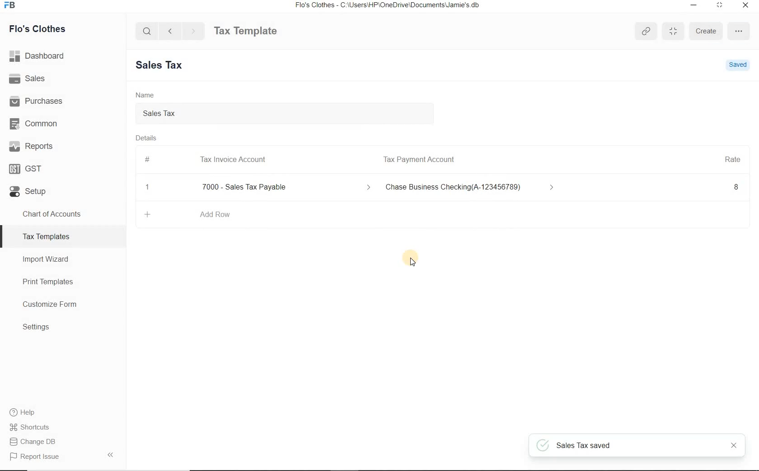 Image resolution: width=759 pixels, height=471 pixels. I want to click on Hyperlink, so click(647, 31).